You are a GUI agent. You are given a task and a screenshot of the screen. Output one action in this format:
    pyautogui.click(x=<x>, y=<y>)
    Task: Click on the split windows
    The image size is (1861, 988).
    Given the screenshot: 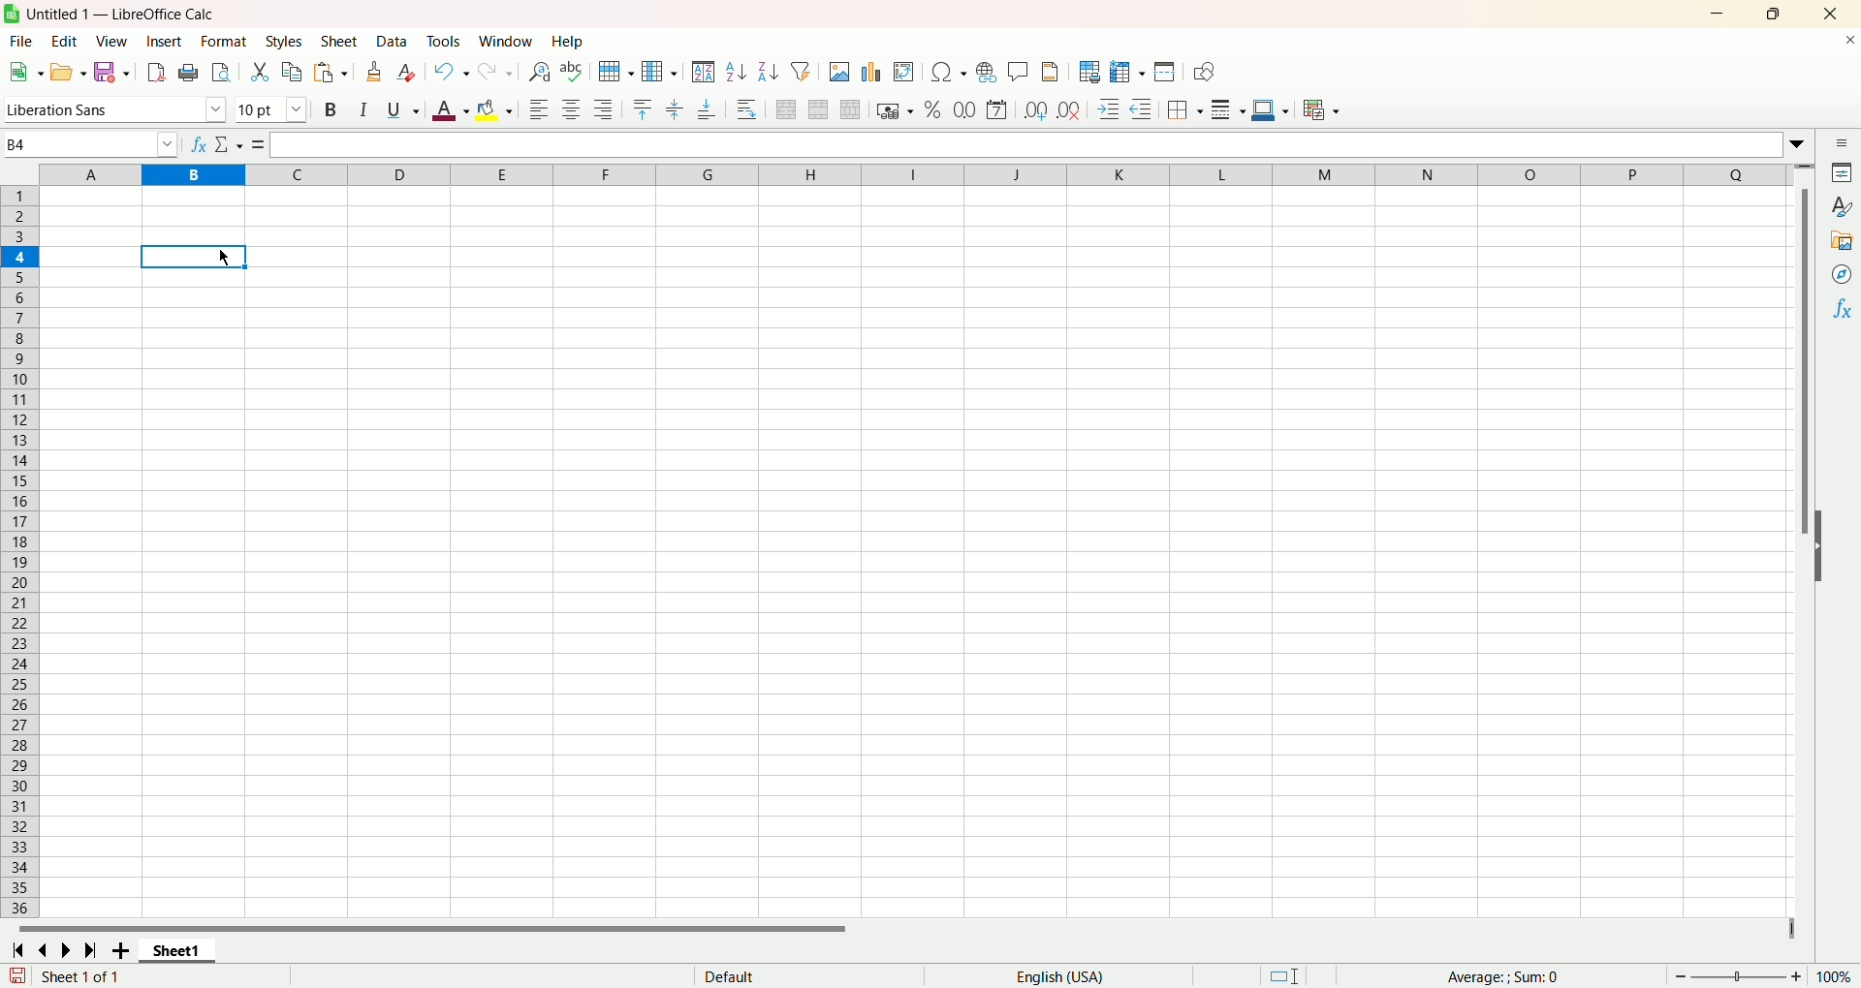 What is the action you would take?
    pyautogui.click(x=1166, y=74)
    